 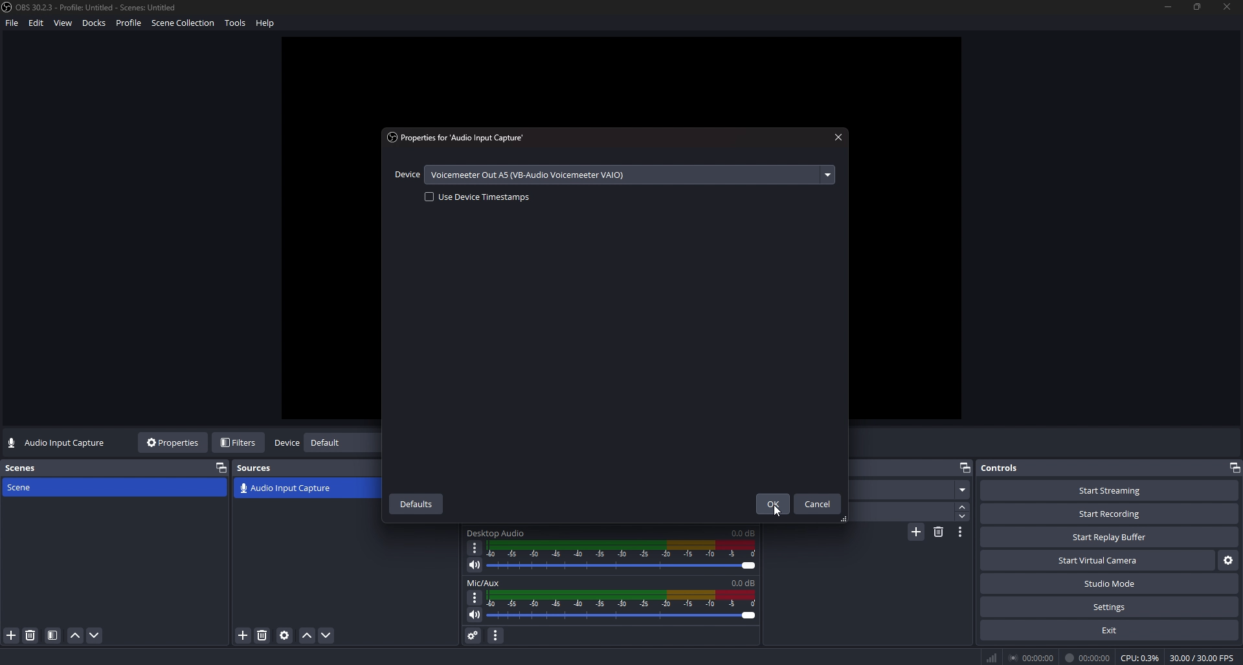 What do you see at coordinates (96, 25) in the screenshot?
I see `Docks` at bounding box center [96, 25].